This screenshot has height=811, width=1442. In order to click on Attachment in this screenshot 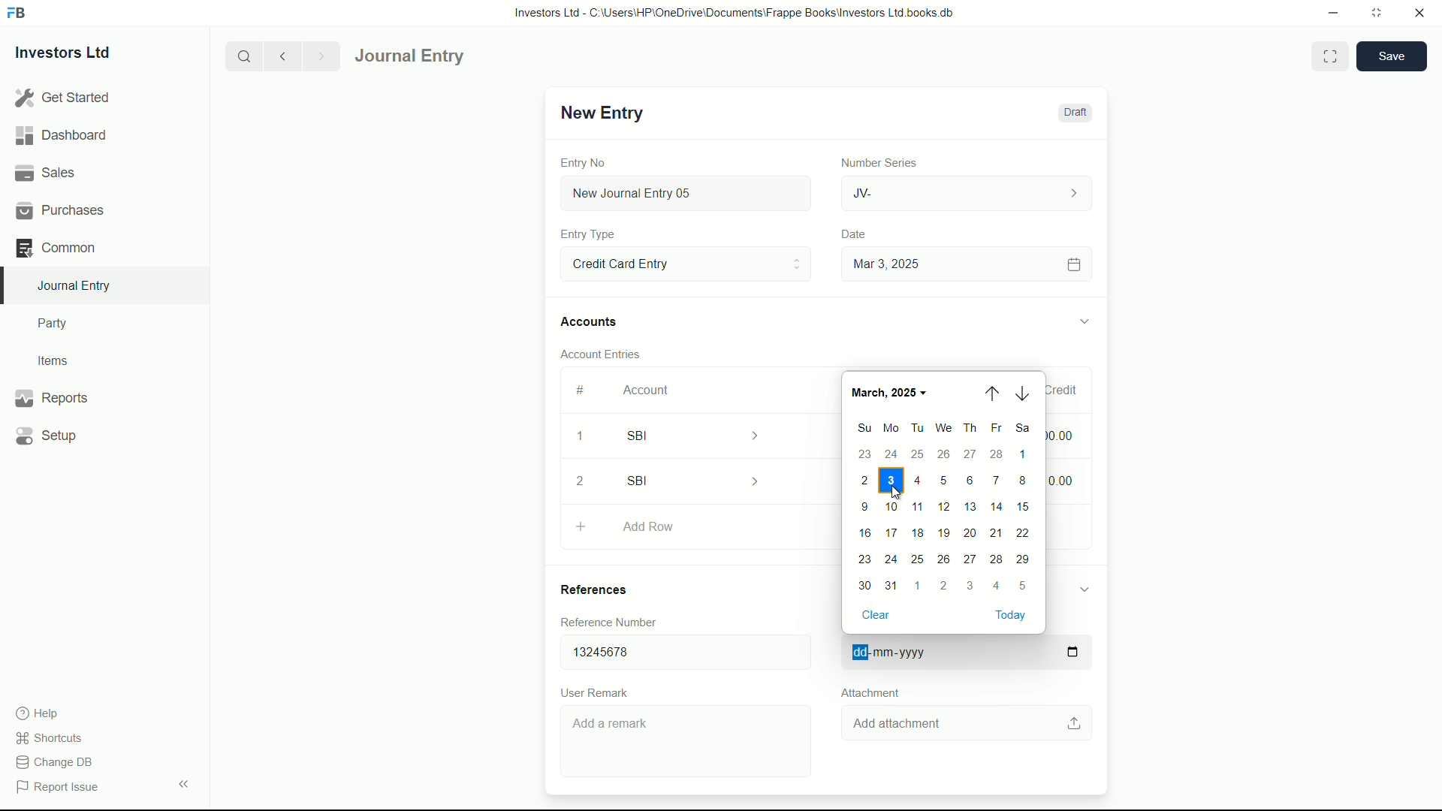, I will do `click(870, 692)`.